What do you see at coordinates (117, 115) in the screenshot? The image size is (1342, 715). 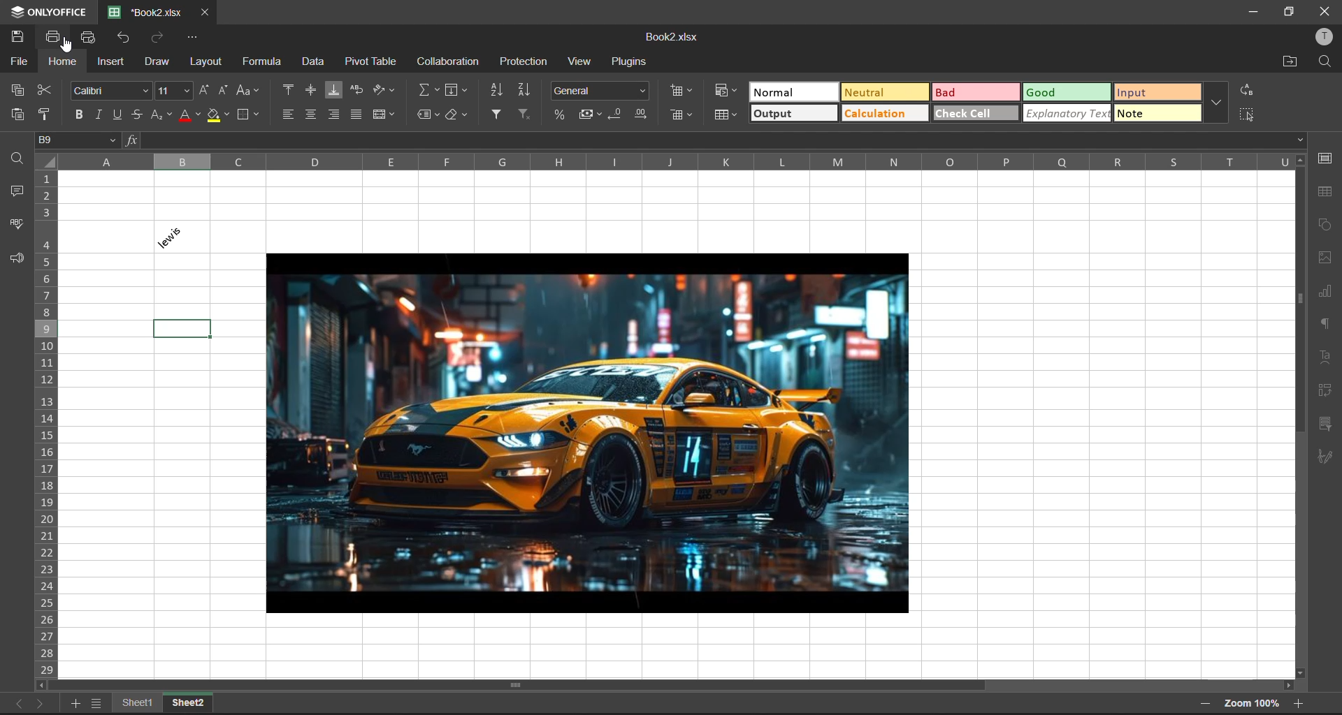 I see `underline` at bounding box center [117, 115].